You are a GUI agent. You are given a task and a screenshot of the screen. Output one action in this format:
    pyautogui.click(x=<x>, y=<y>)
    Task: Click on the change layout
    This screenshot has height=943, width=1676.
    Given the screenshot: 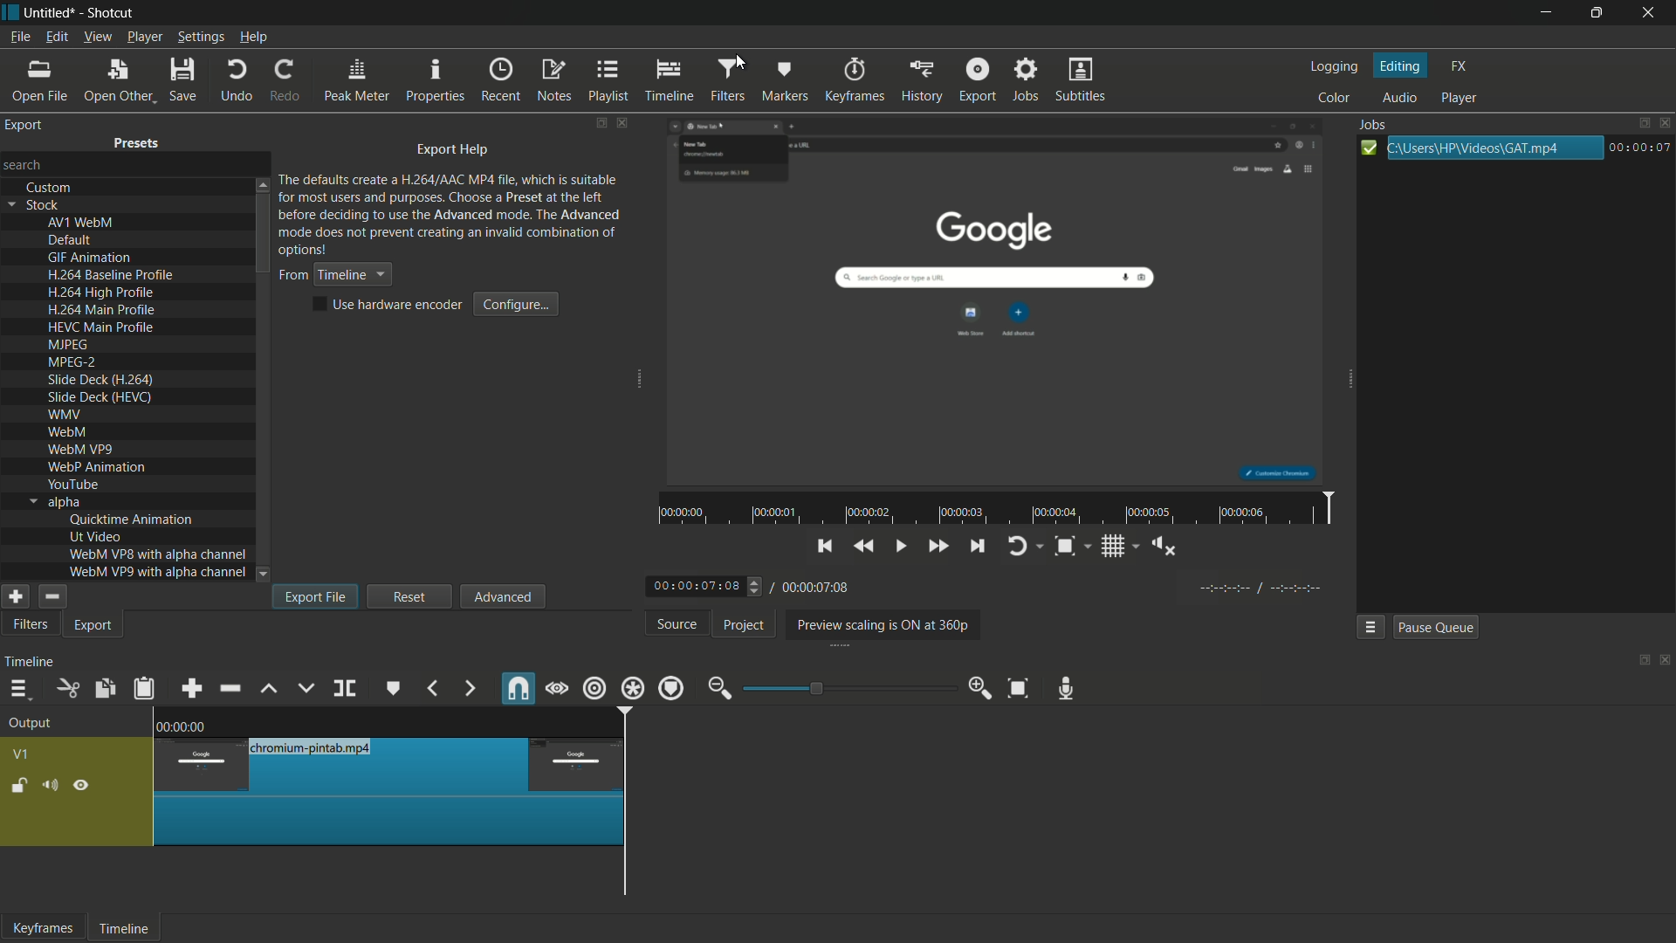 What is the action you would take?
    pyautogui.click(x=599, y=124)
    